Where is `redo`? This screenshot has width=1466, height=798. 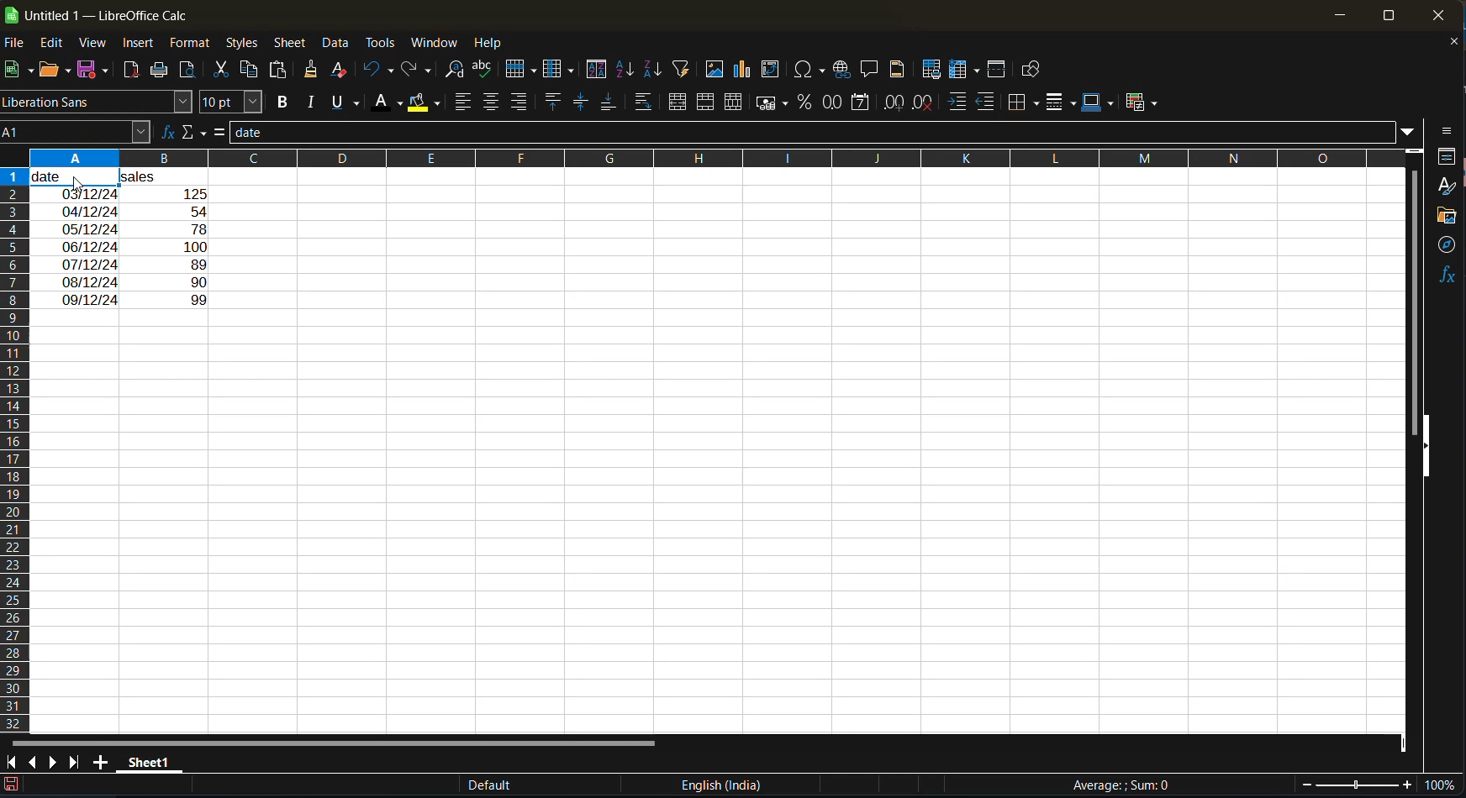 redo is located at coordinates (414, 70).